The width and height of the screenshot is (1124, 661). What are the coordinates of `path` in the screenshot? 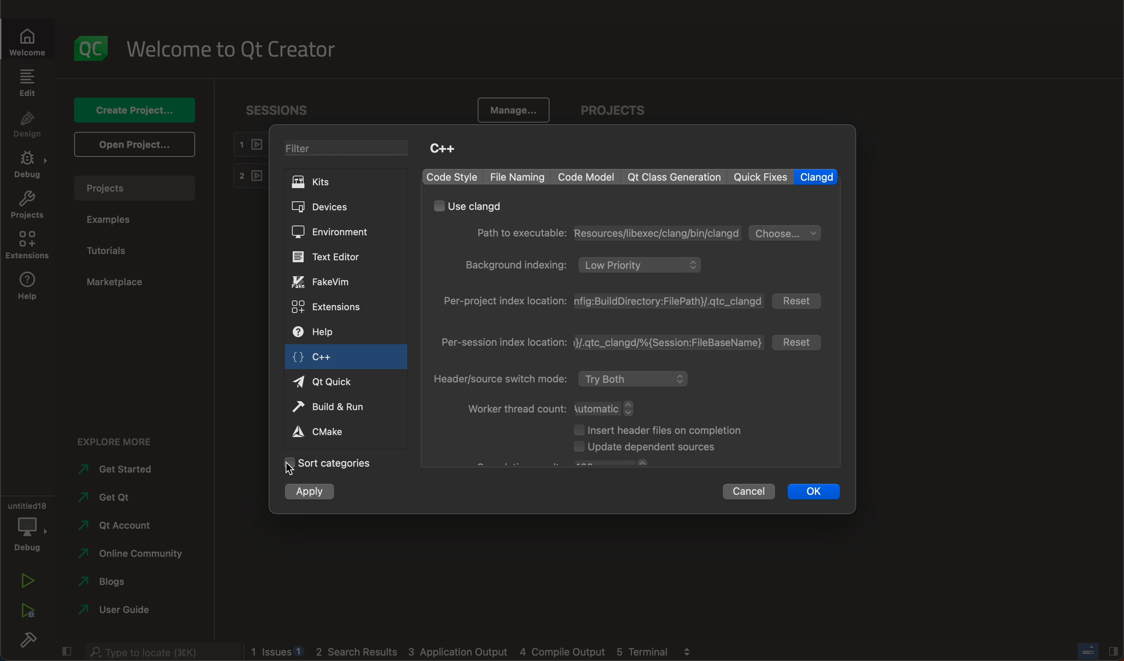 It's located at (604, 233).